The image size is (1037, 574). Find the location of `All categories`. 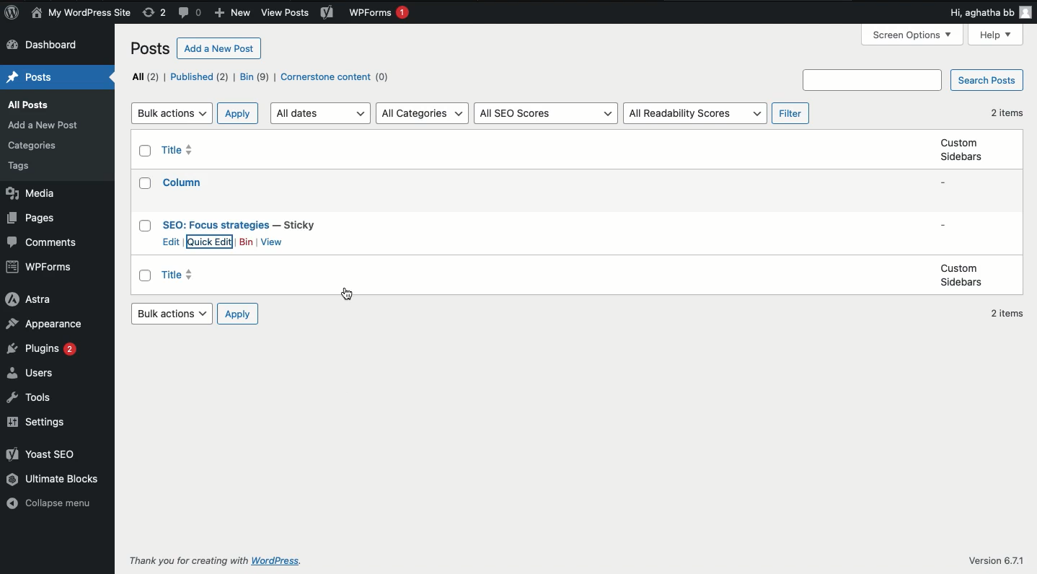

All categories is located at coordinates (423, 113).